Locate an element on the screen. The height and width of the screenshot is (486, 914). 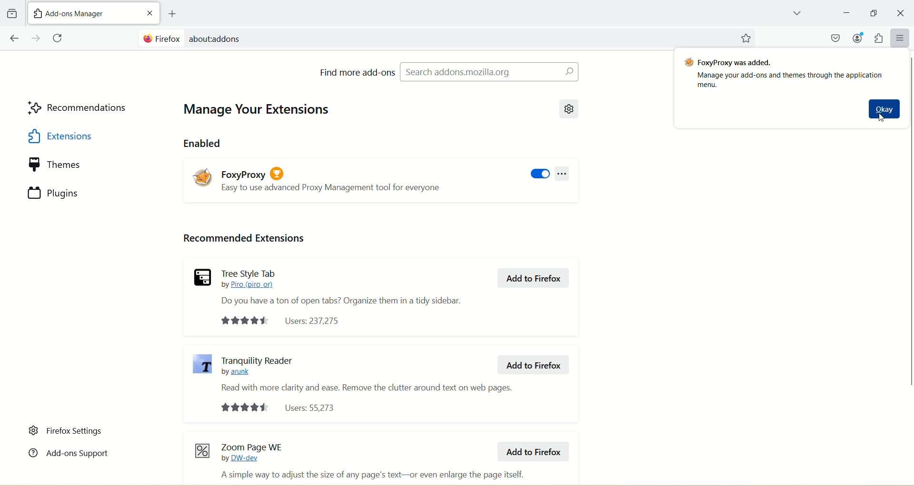
A simple way to adjust the size of any page's text—or even enlarge the page itself. is located at coordinates (371, 475).